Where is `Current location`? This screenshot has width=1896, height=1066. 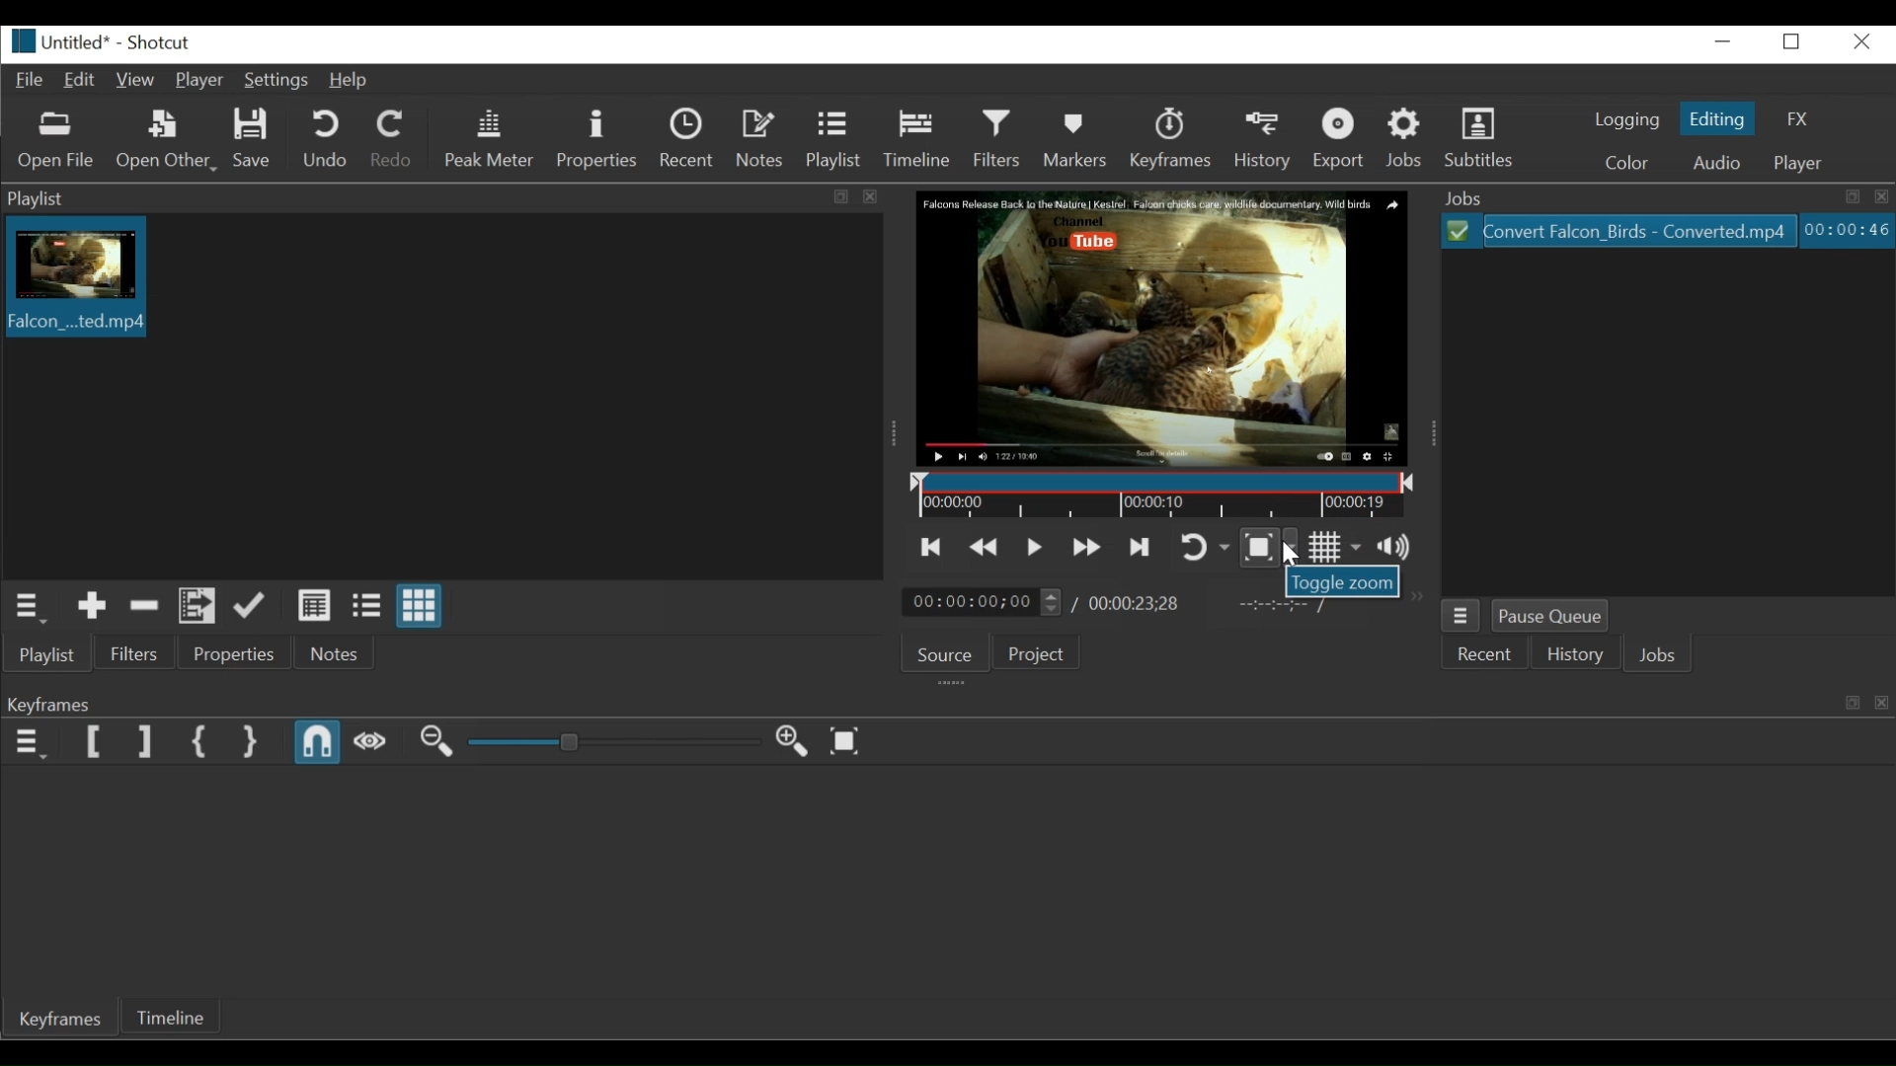 Current location is located at coordinates (982, 601).